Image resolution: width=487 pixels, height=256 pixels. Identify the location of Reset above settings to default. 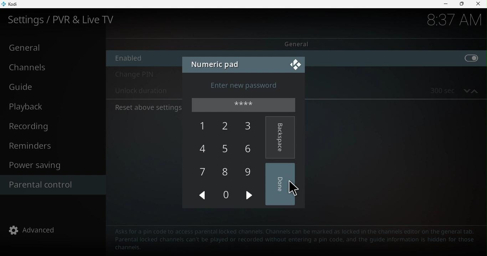
(148, 108).